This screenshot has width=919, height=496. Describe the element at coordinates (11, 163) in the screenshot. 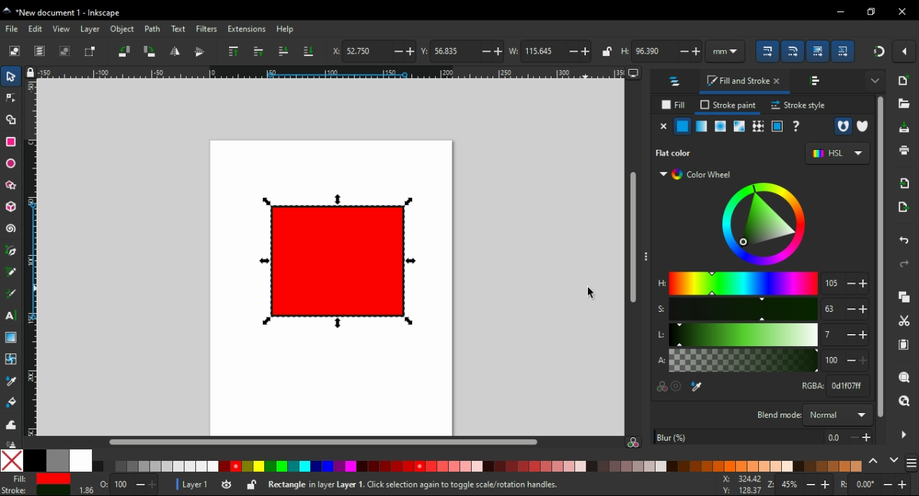

I see `ellipse/arc tool` at that location.